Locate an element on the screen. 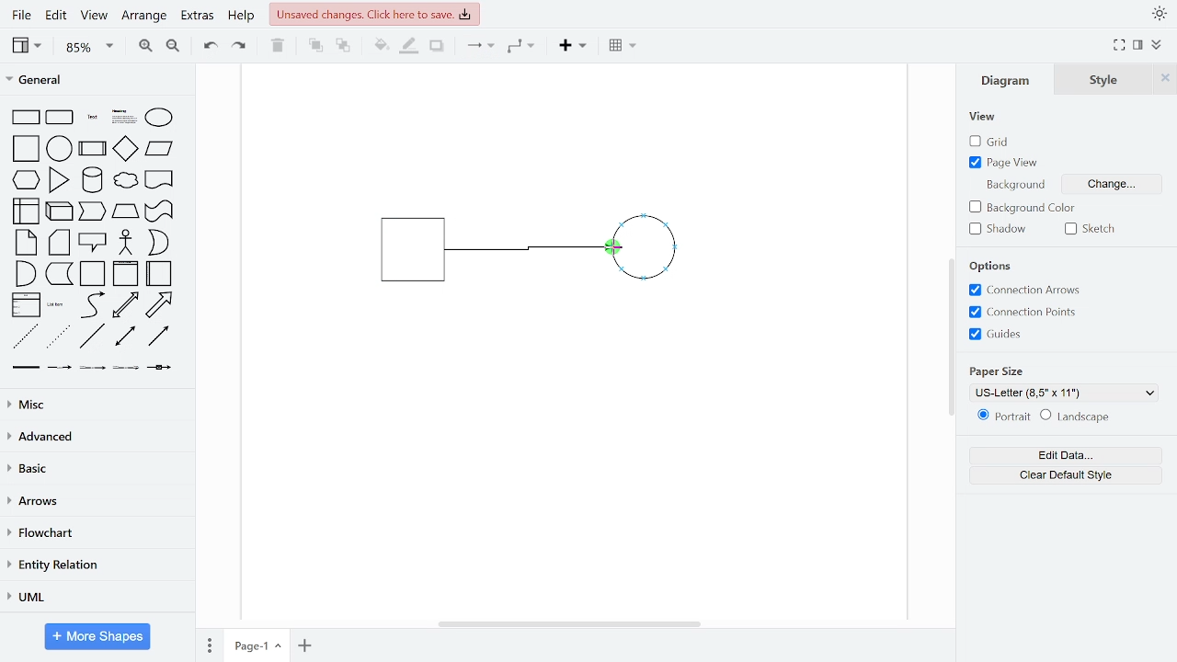 This screenshot has width=1177, height=662. add page is located at coordinates (305, 645).